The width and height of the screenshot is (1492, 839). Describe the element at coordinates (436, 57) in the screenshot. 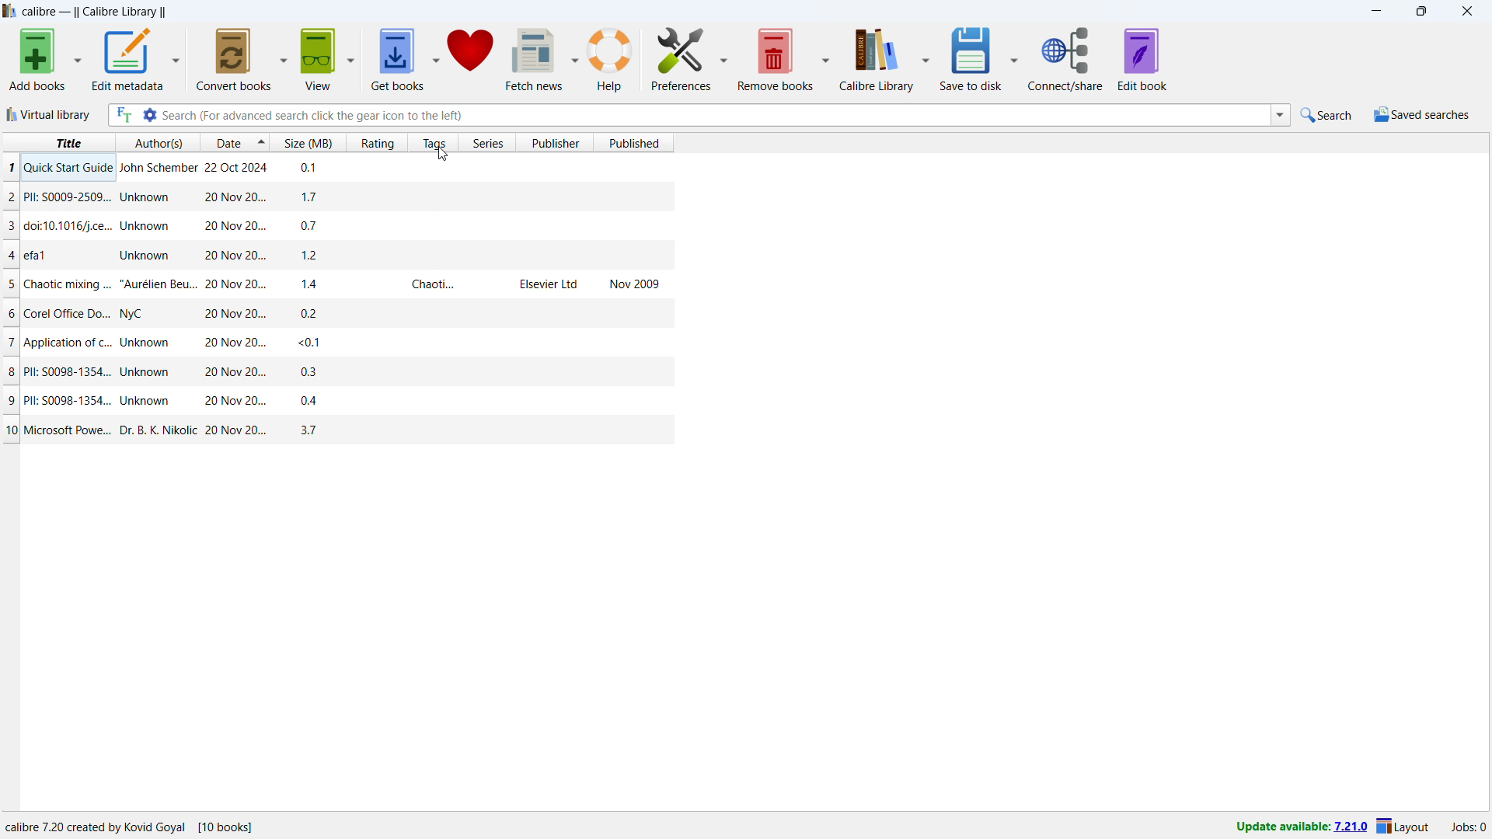

I see `get books options` at that location.